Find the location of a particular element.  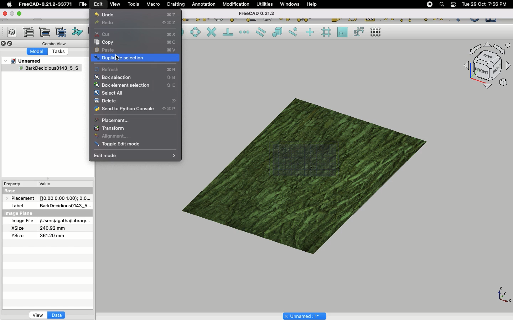

Undo is located at coordinates (135, 15).